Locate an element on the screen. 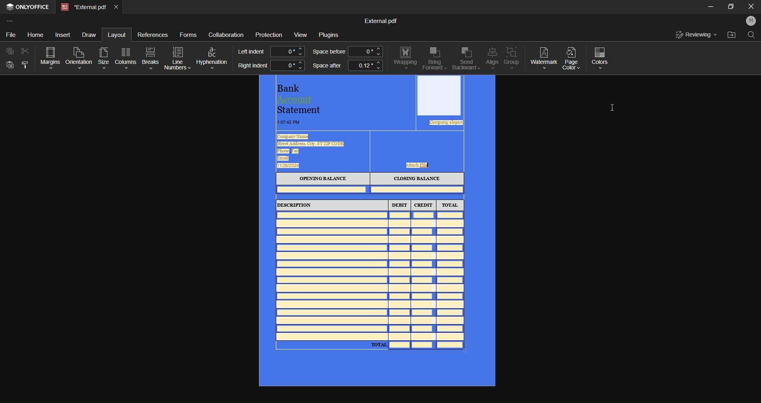 The image size is (761, 403). Adjust Left Indent is located at coordinates (288, 51).